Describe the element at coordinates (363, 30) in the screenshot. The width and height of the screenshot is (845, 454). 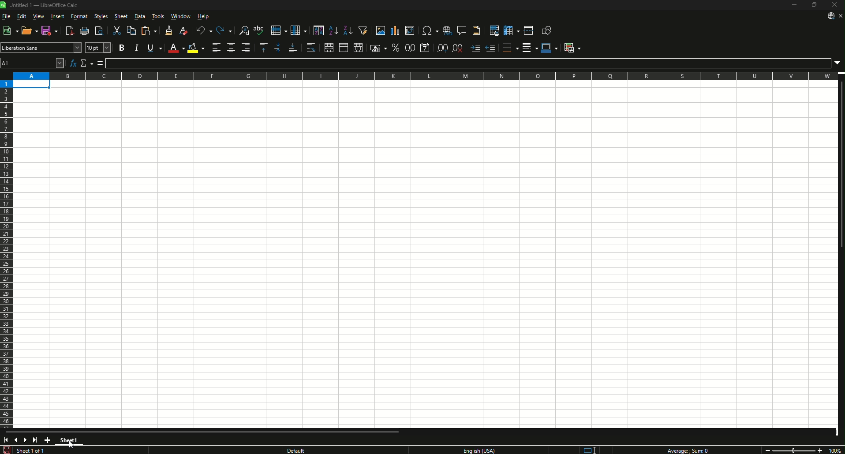
I see `Auto Filter` at that location.